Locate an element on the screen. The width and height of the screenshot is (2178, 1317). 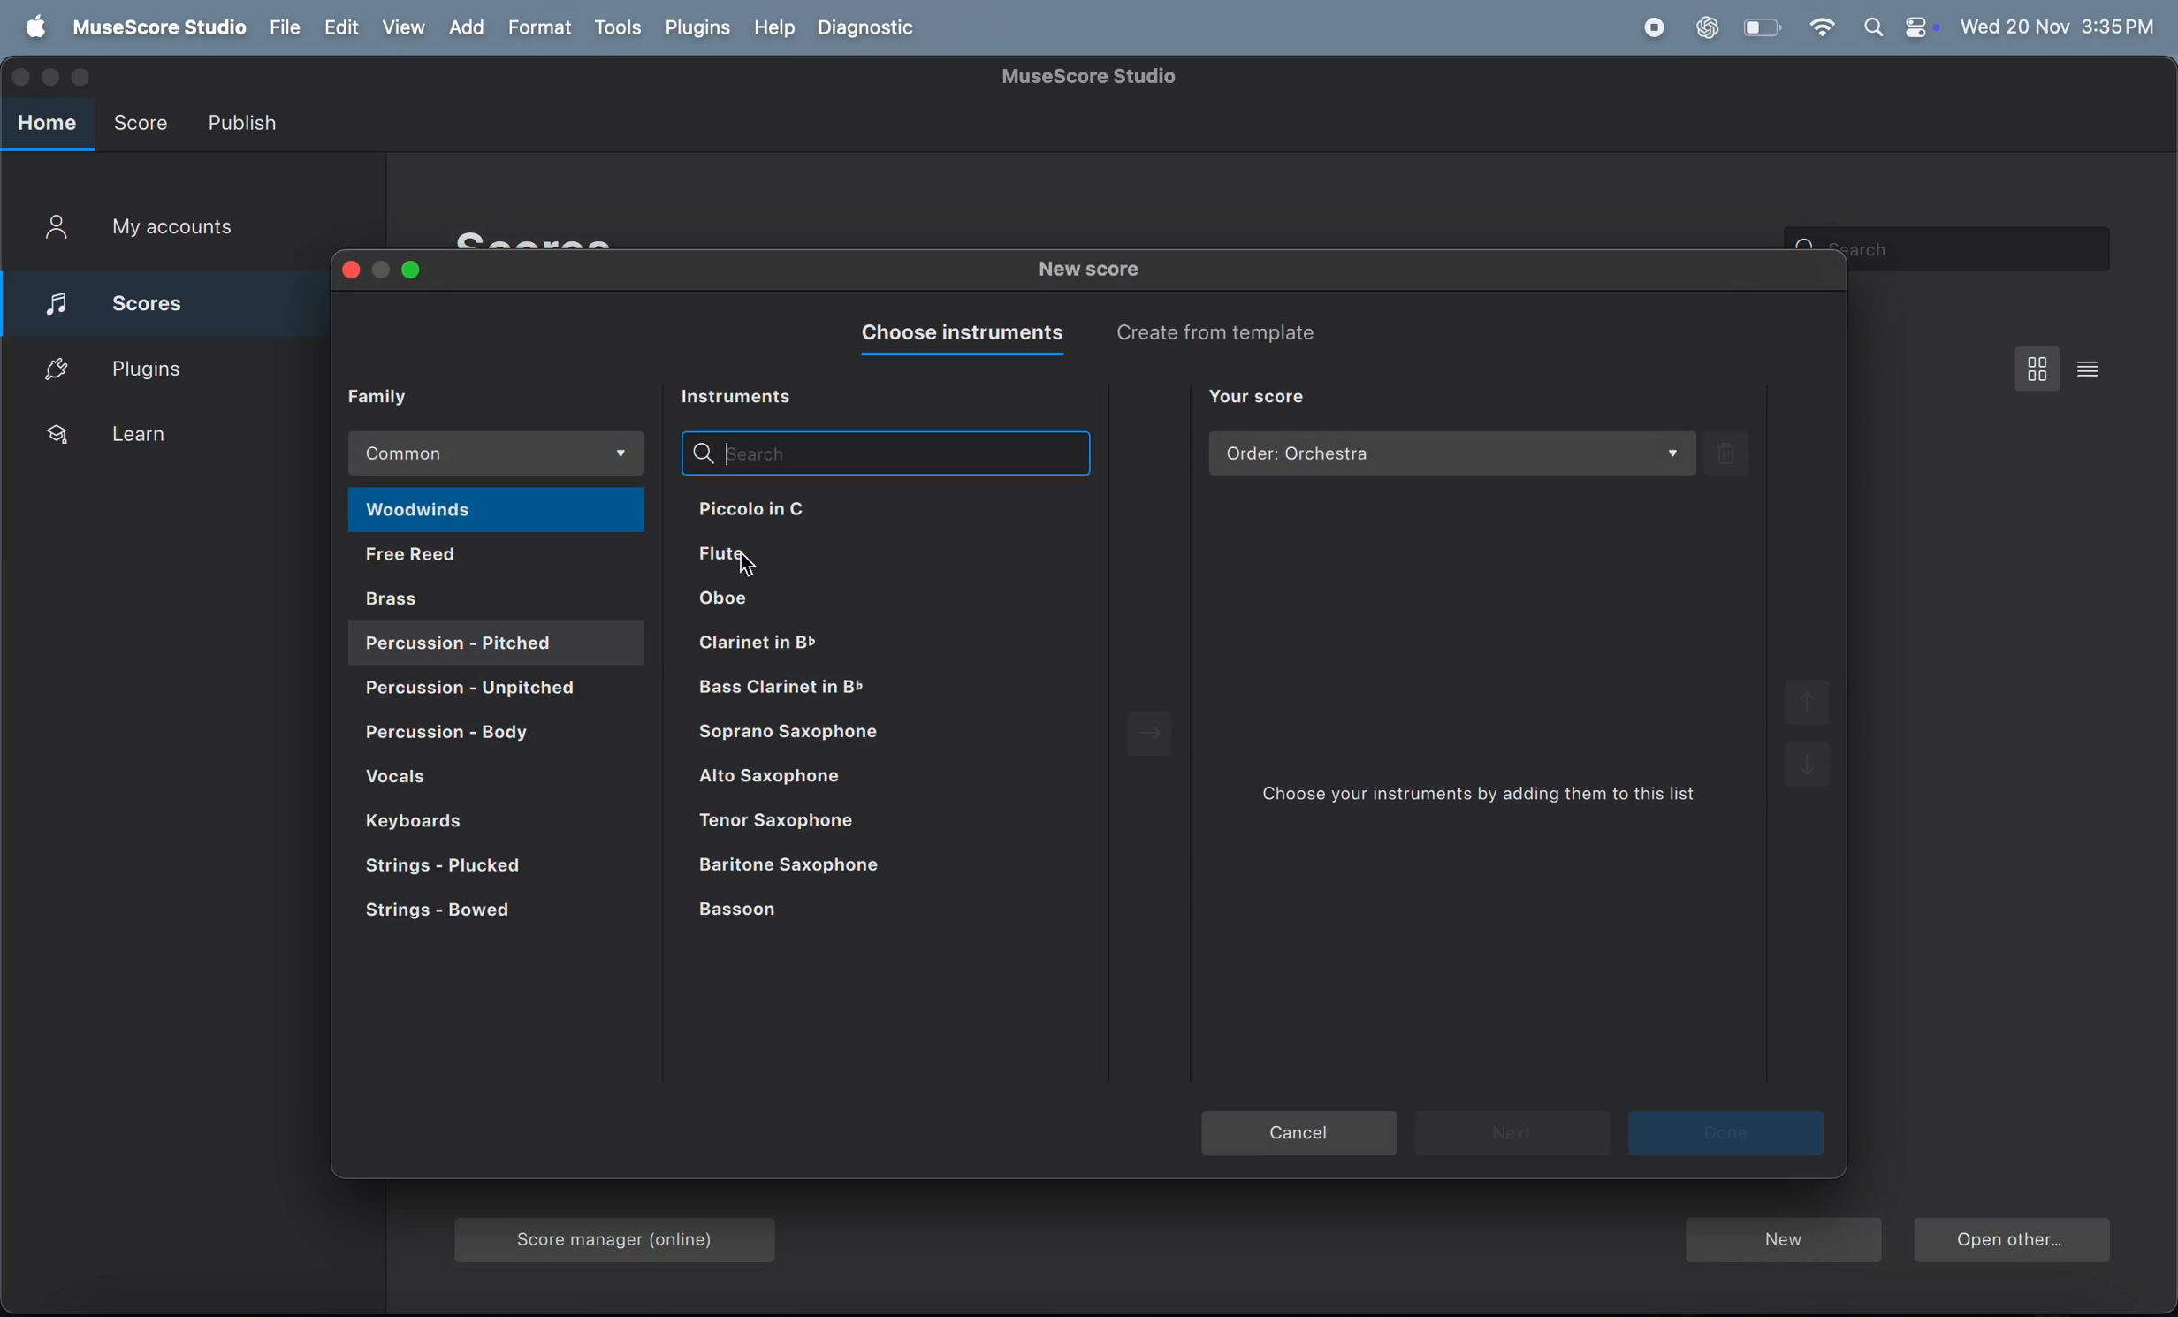
My account is located at coordinates (141, 230).